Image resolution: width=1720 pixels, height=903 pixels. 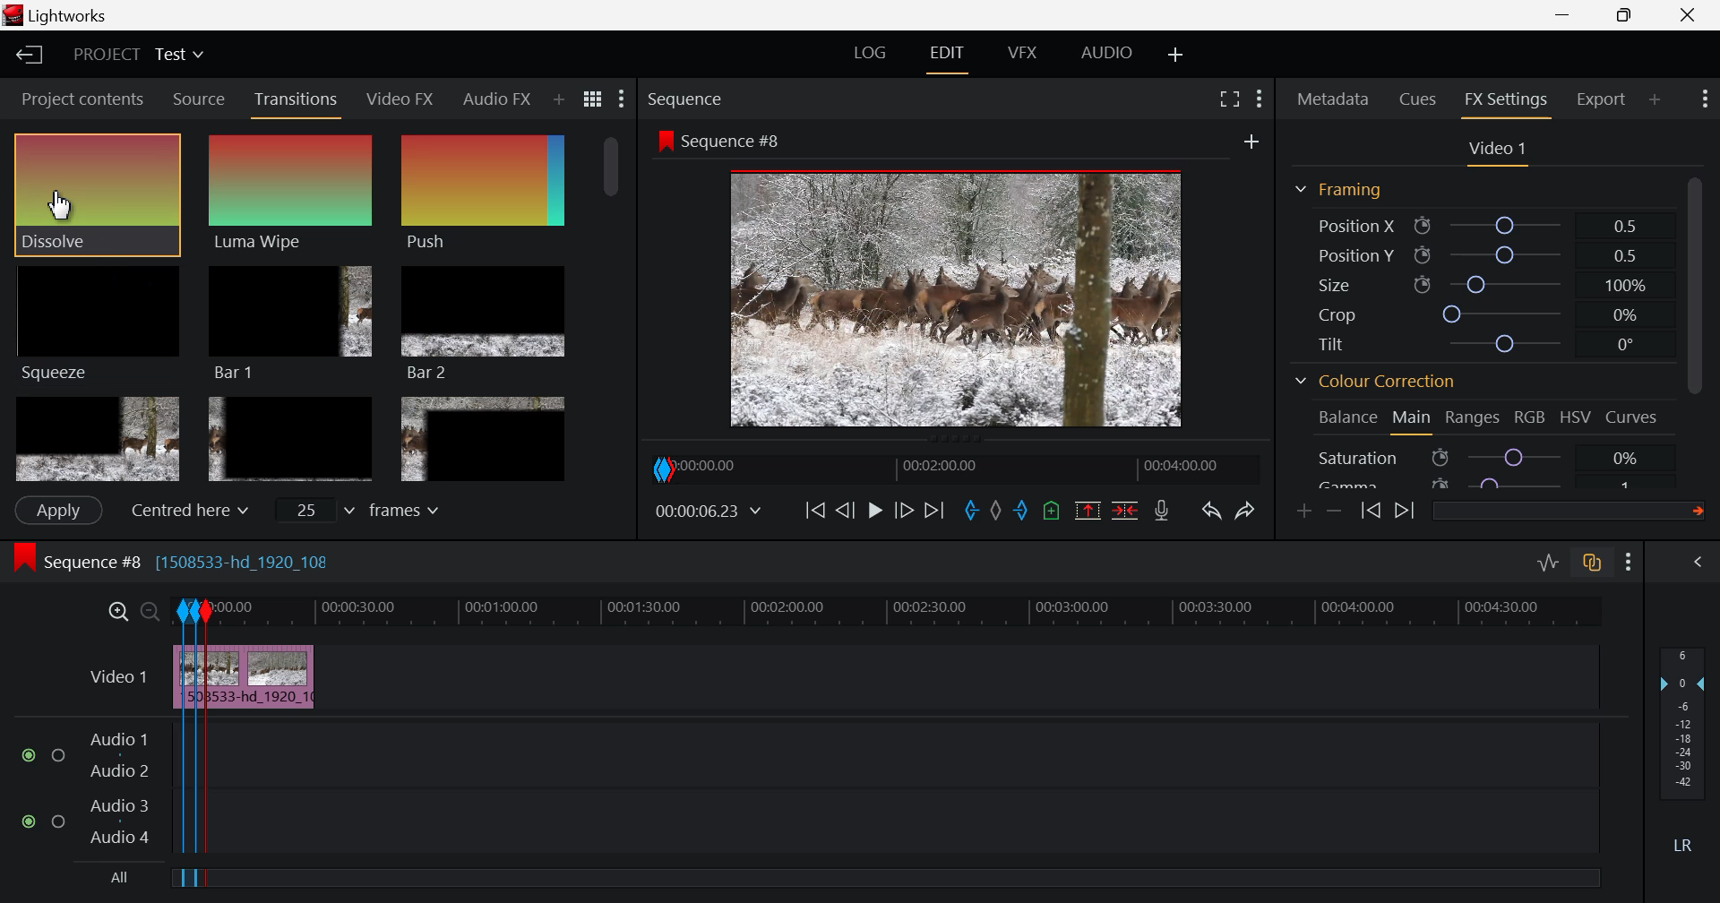 I want to click on VFX, so click(x=1023, y=53).